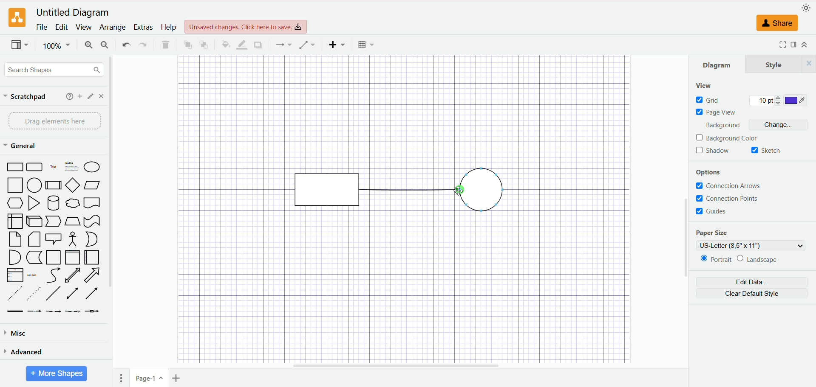 This screenshot has height=387, width=816. What do you see at coordinates (42, 28) in the screenshot?
I see `file` at bounding box center [42, 28].